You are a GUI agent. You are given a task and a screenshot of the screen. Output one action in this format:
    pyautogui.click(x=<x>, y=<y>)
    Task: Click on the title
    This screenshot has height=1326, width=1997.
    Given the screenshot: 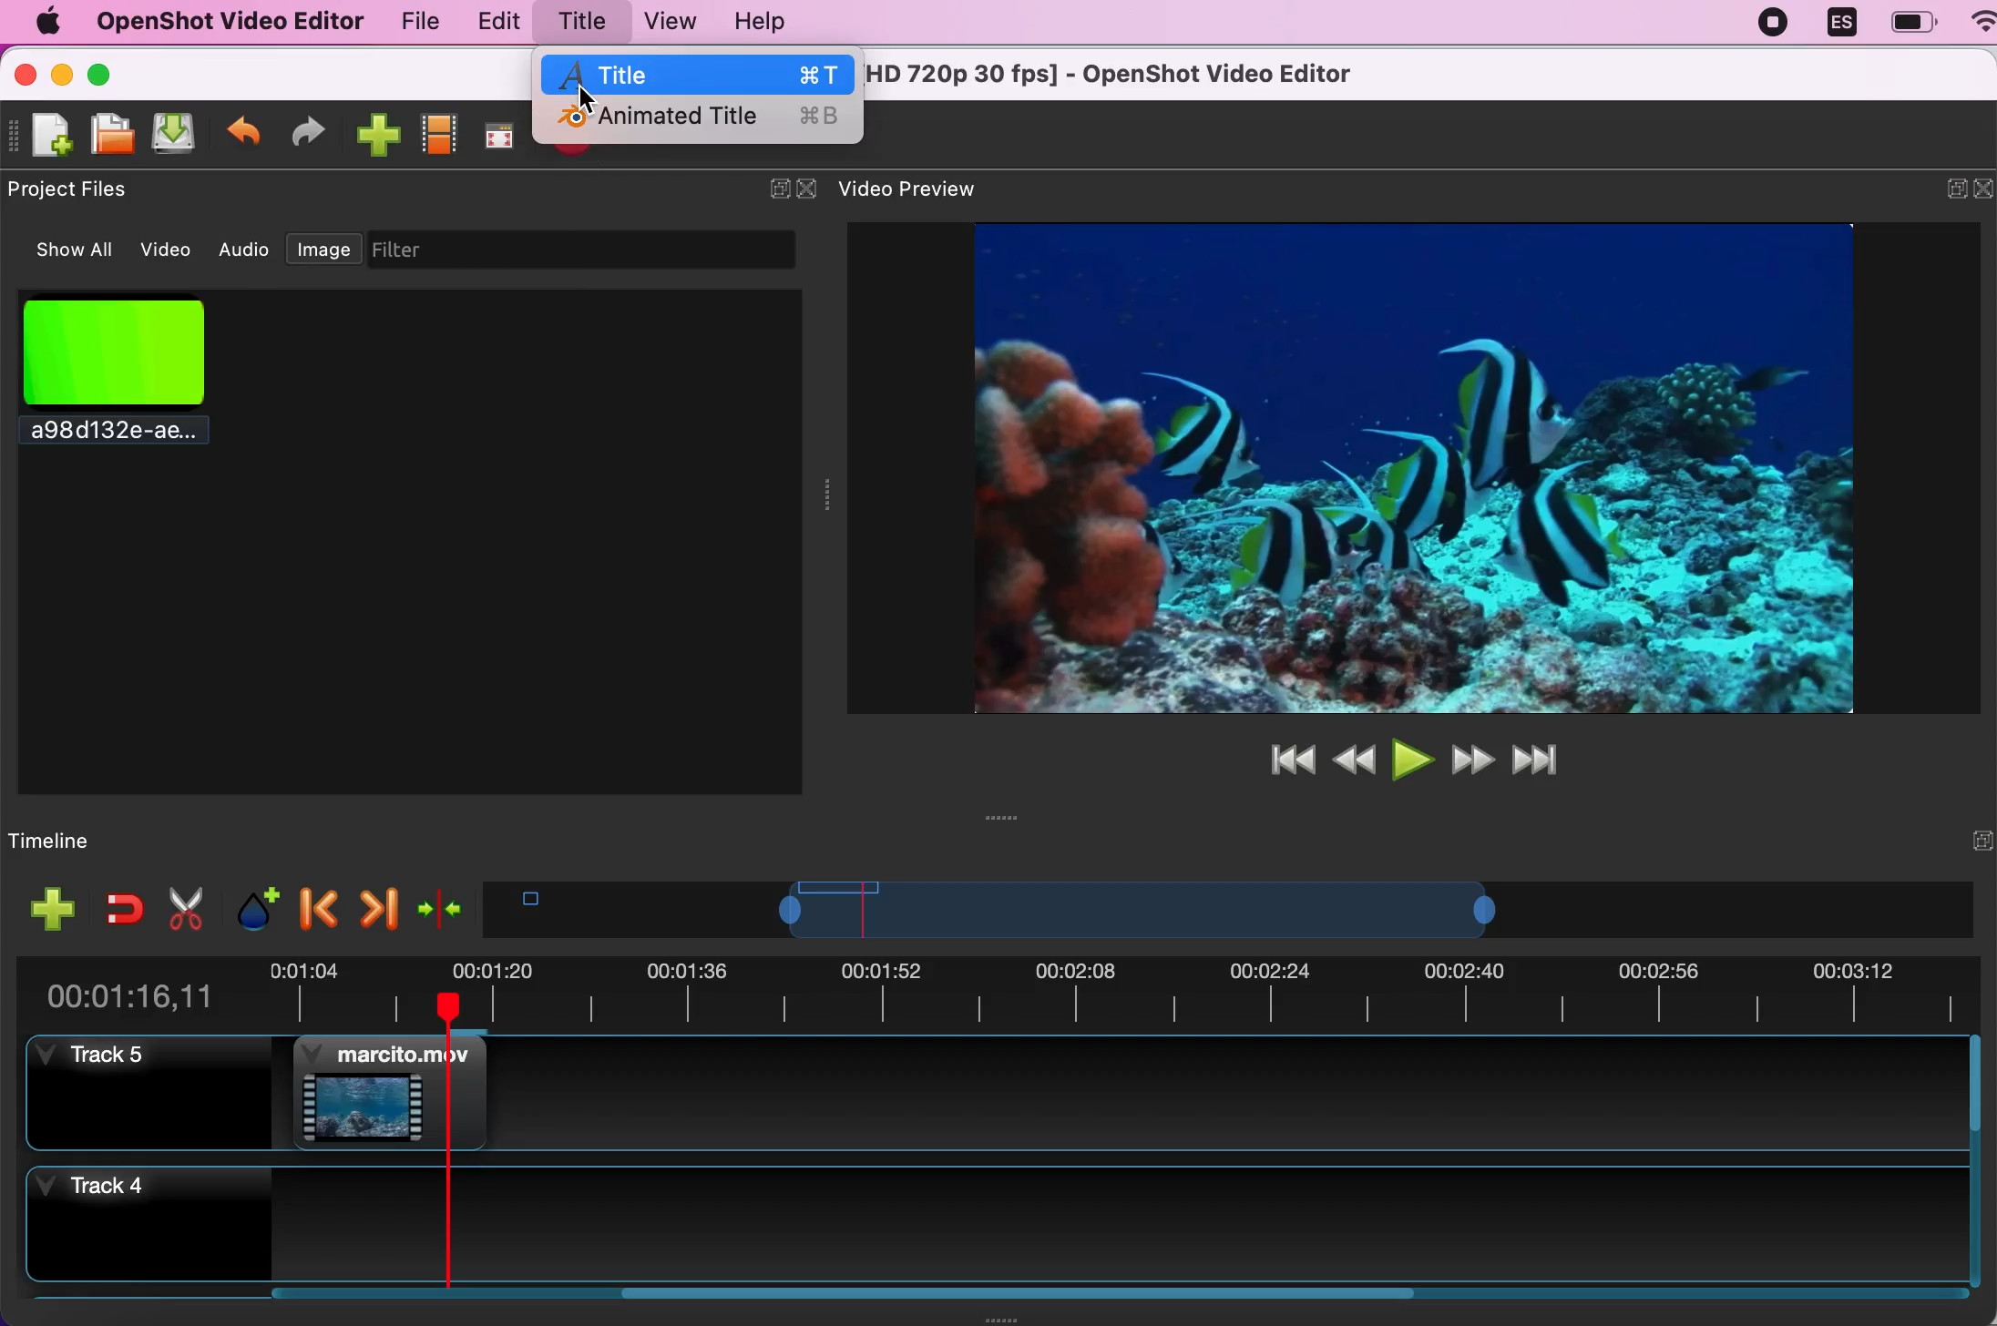 What is the action you would take?
    pyautogui.click(x=701, y=73)
    